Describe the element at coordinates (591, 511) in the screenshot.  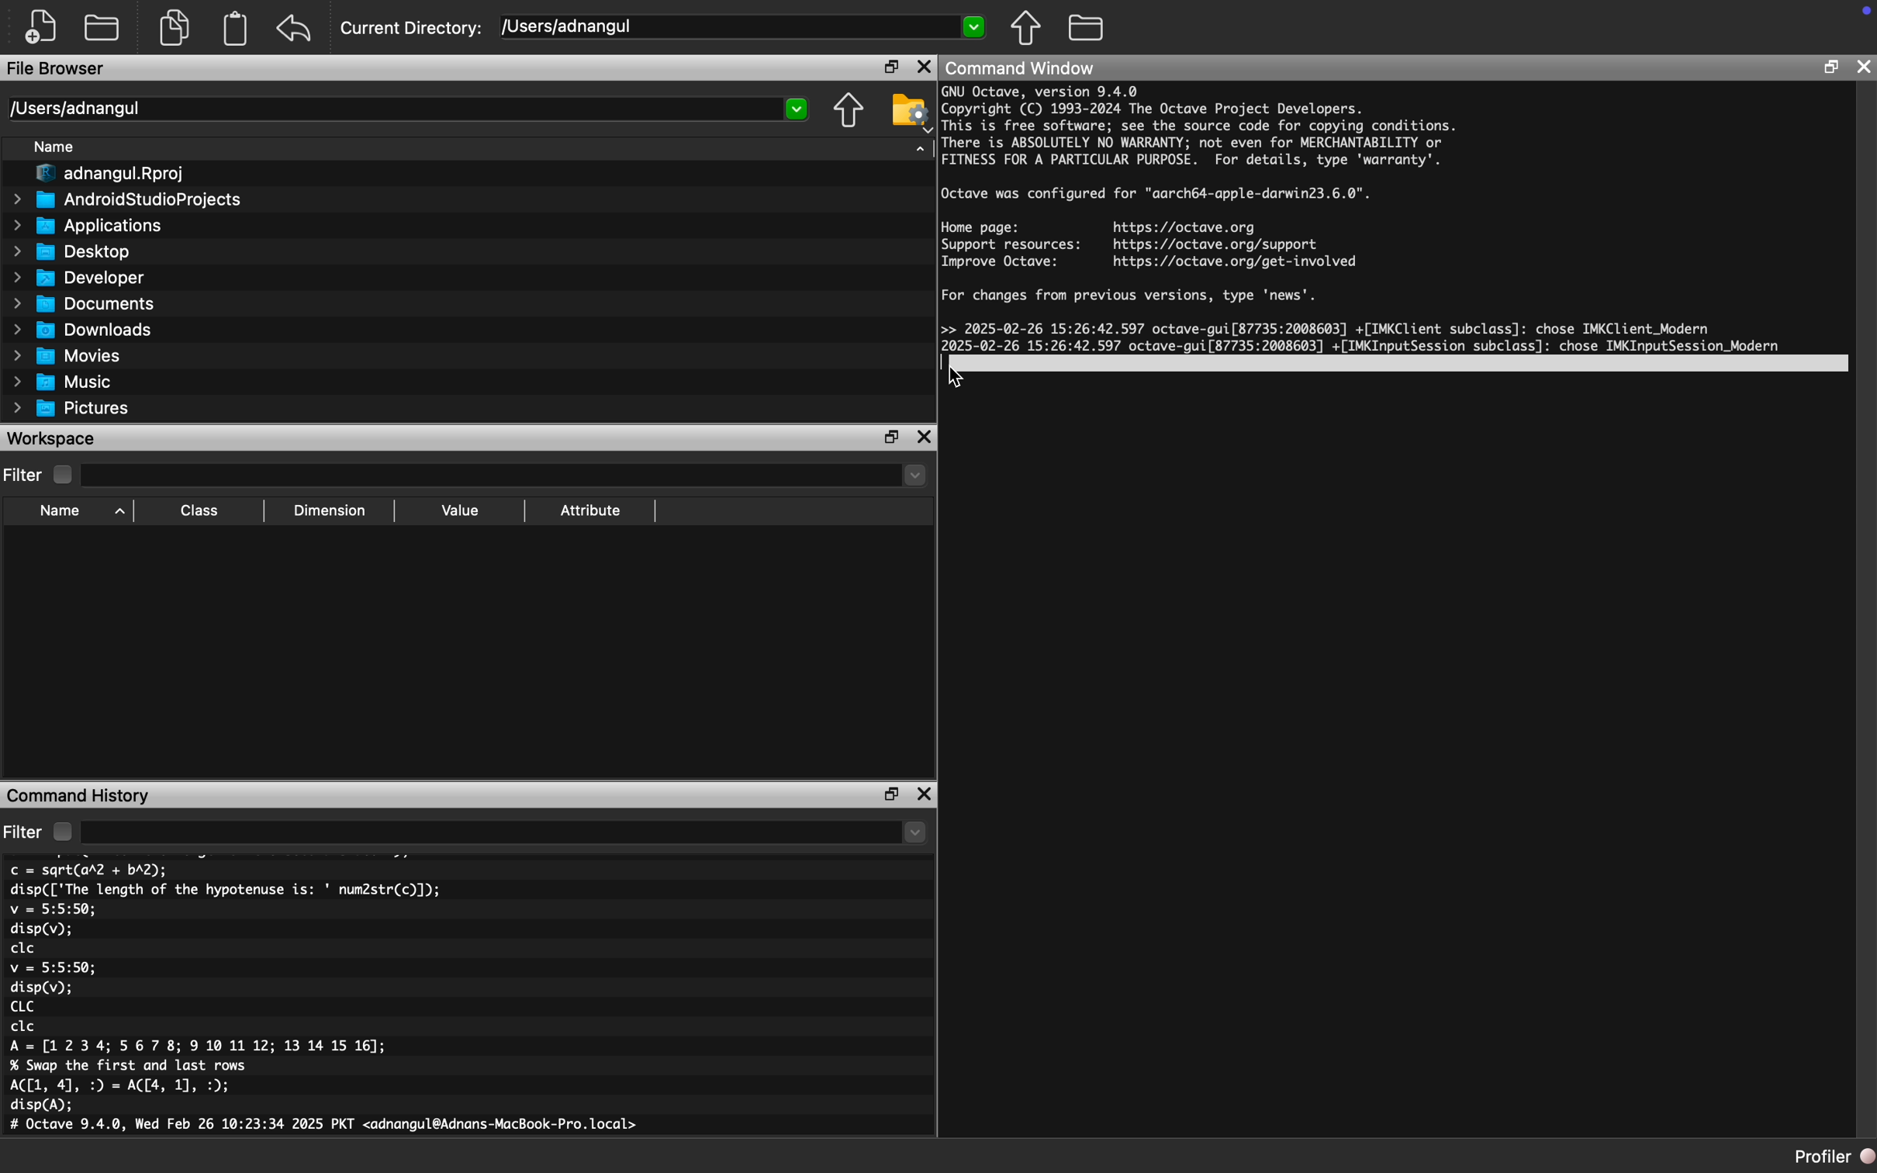
I see `Attribute` at that location.